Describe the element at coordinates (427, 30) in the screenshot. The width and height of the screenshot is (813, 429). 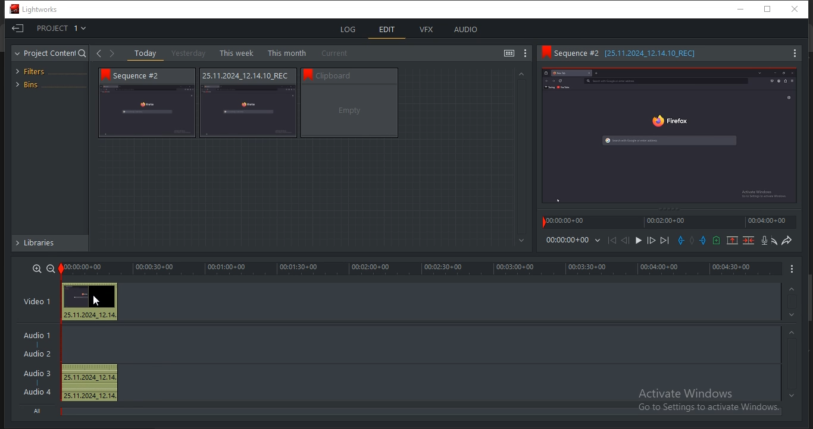
I see `vfx` at that location.